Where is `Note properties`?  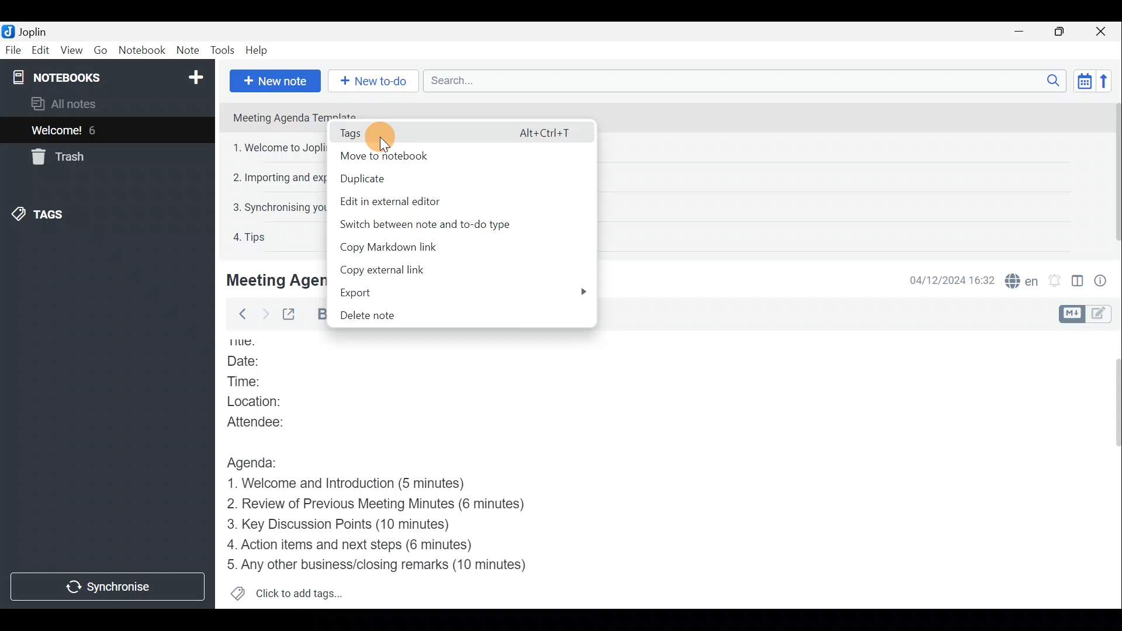
Note properties is located at coordinates (1104, 280).